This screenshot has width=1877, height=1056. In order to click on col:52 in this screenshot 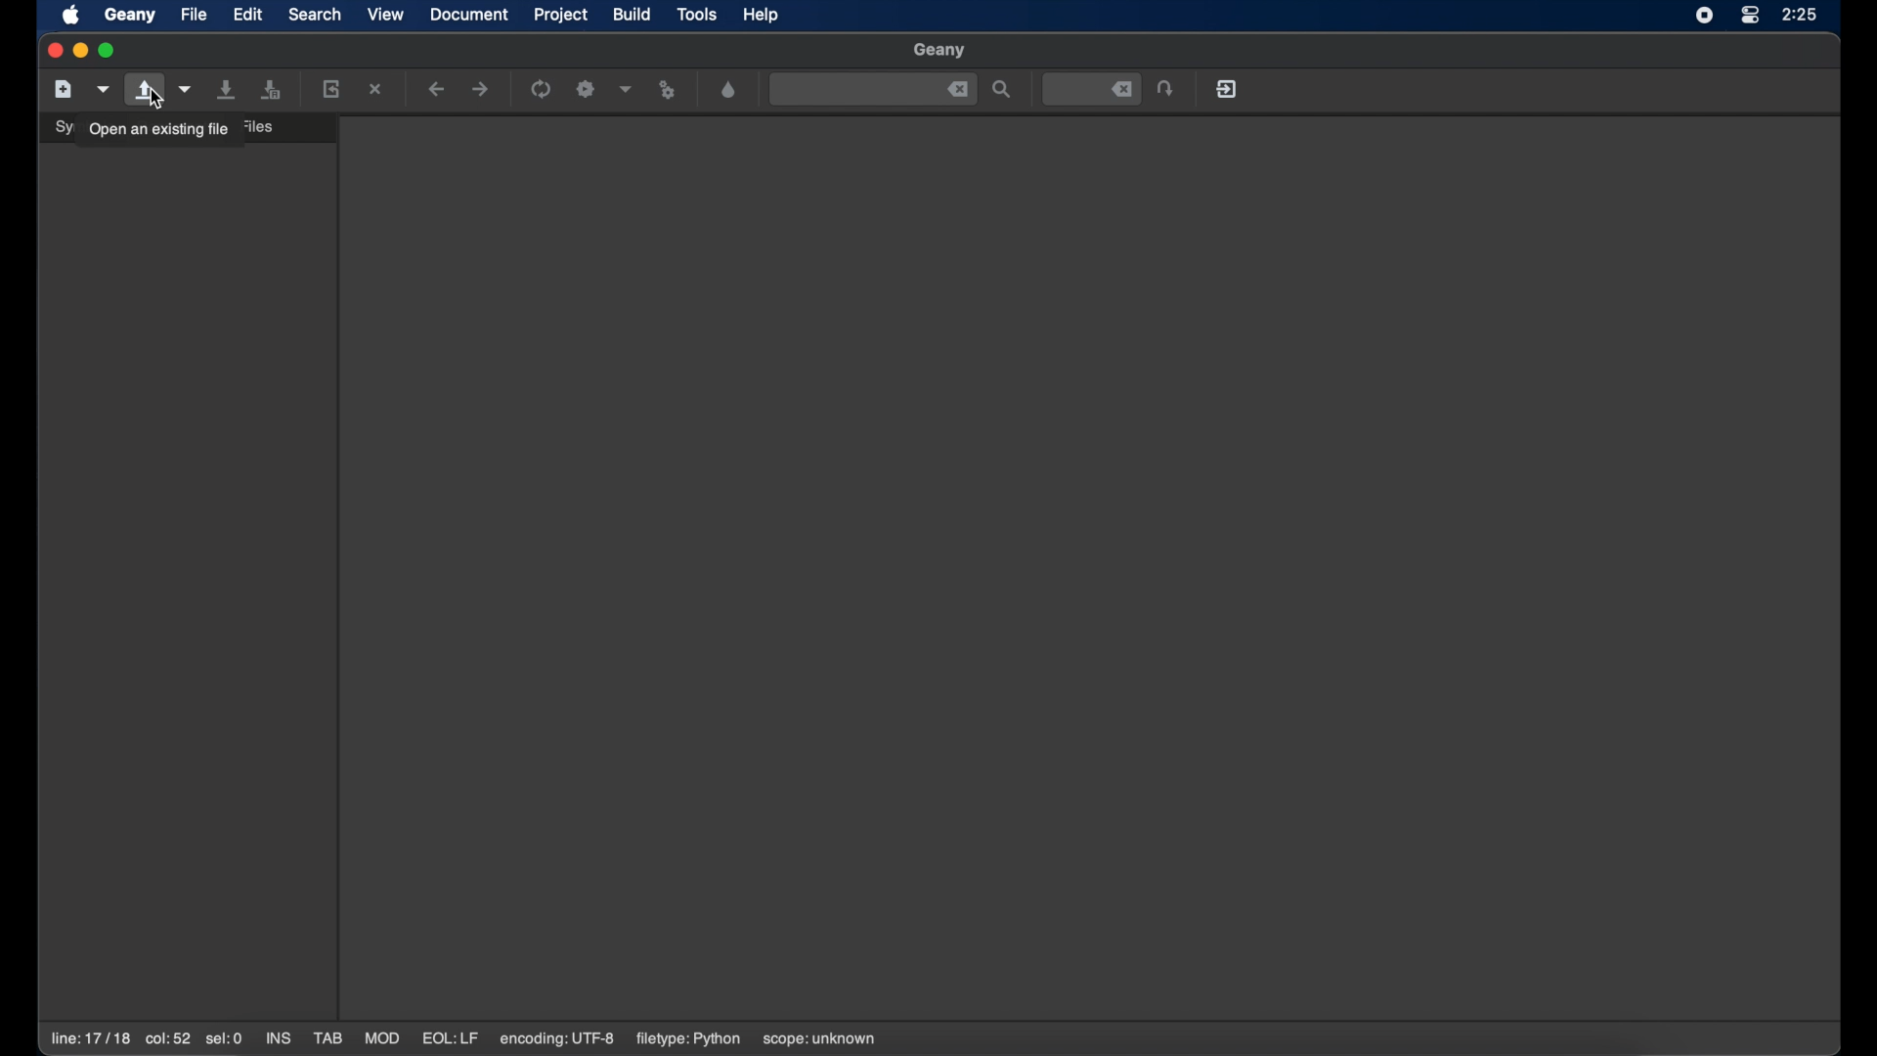, I will do `click(166, 1040)`.